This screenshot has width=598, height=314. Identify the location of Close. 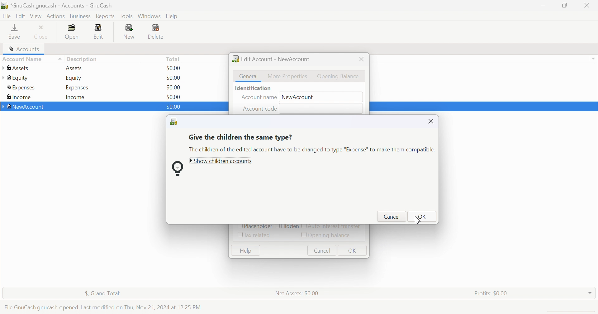
(362, 59).